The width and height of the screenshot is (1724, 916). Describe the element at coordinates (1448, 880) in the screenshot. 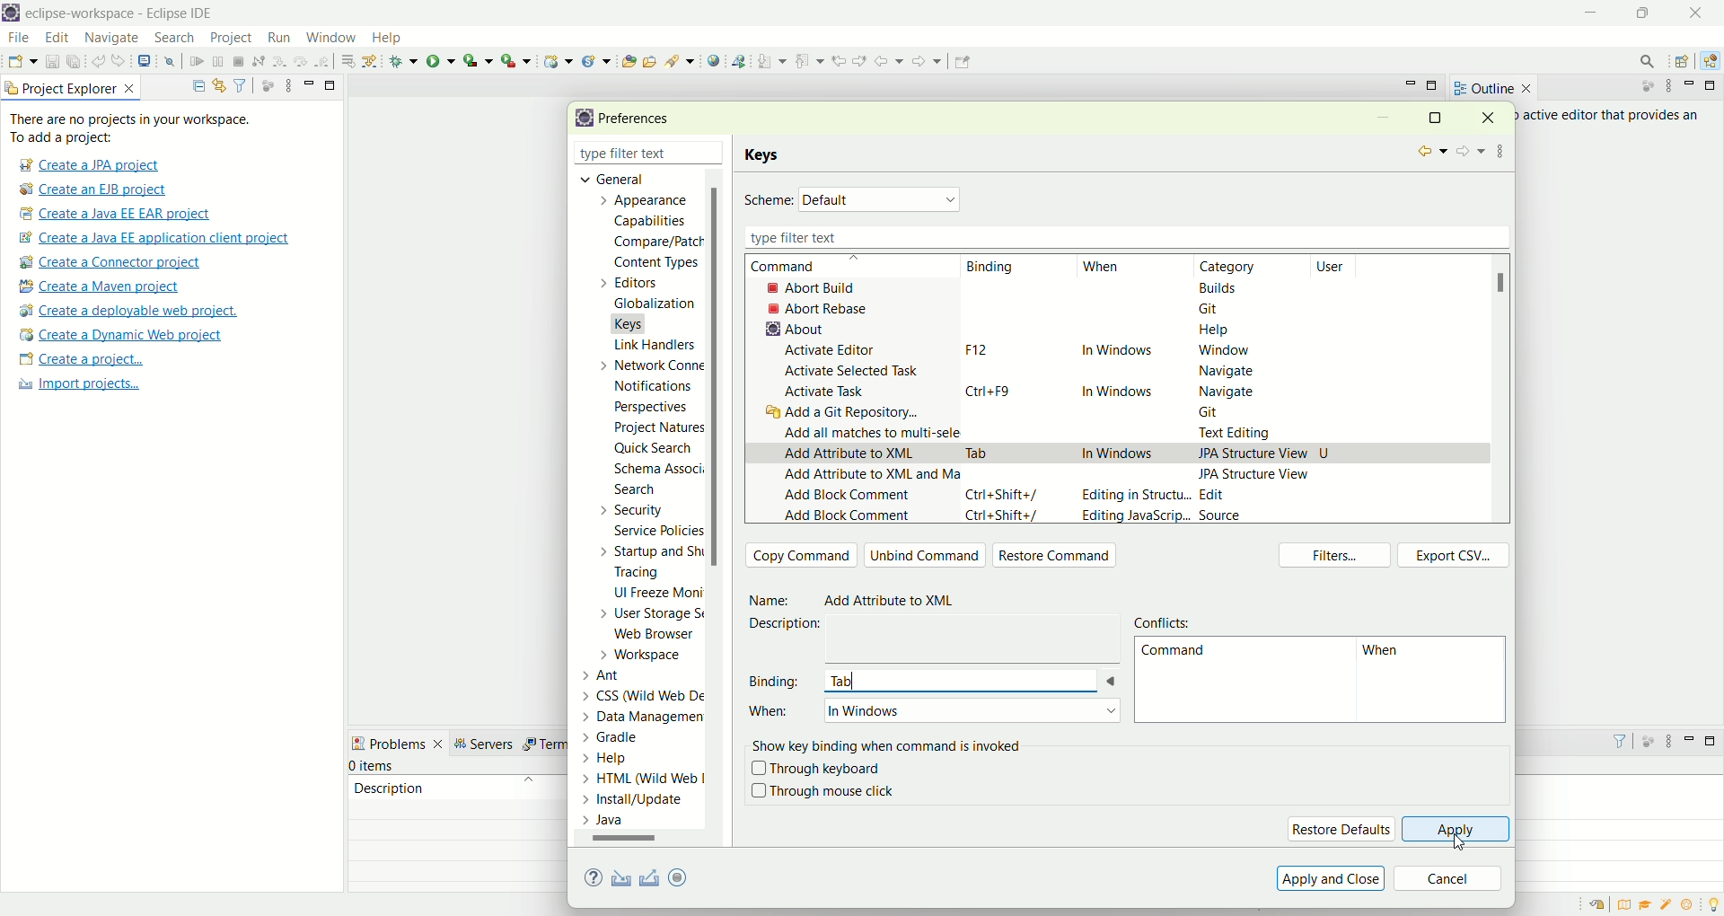

I see `cancel` at that location.